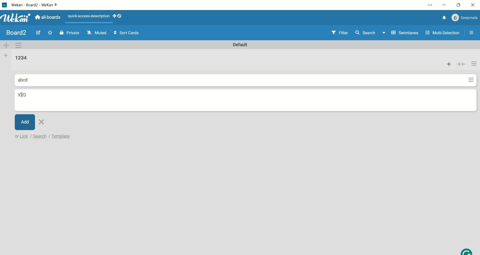  I want to click on collapse, so click(462, 64).